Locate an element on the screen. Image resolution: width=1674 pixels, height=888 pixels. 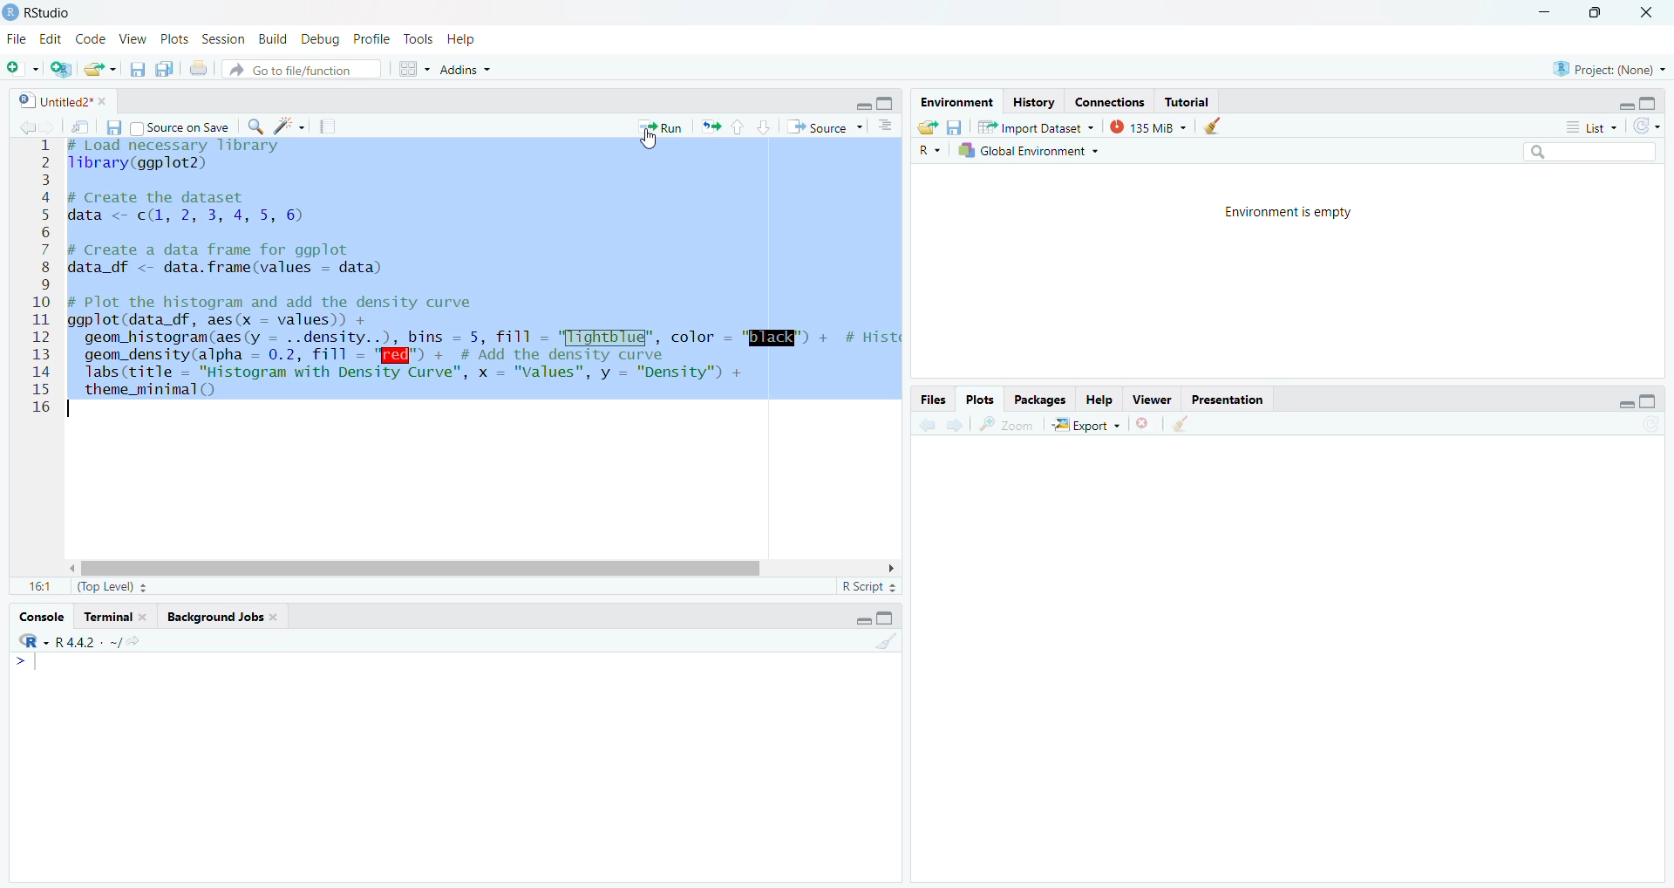
compile report is located at coordinates (330, 125).